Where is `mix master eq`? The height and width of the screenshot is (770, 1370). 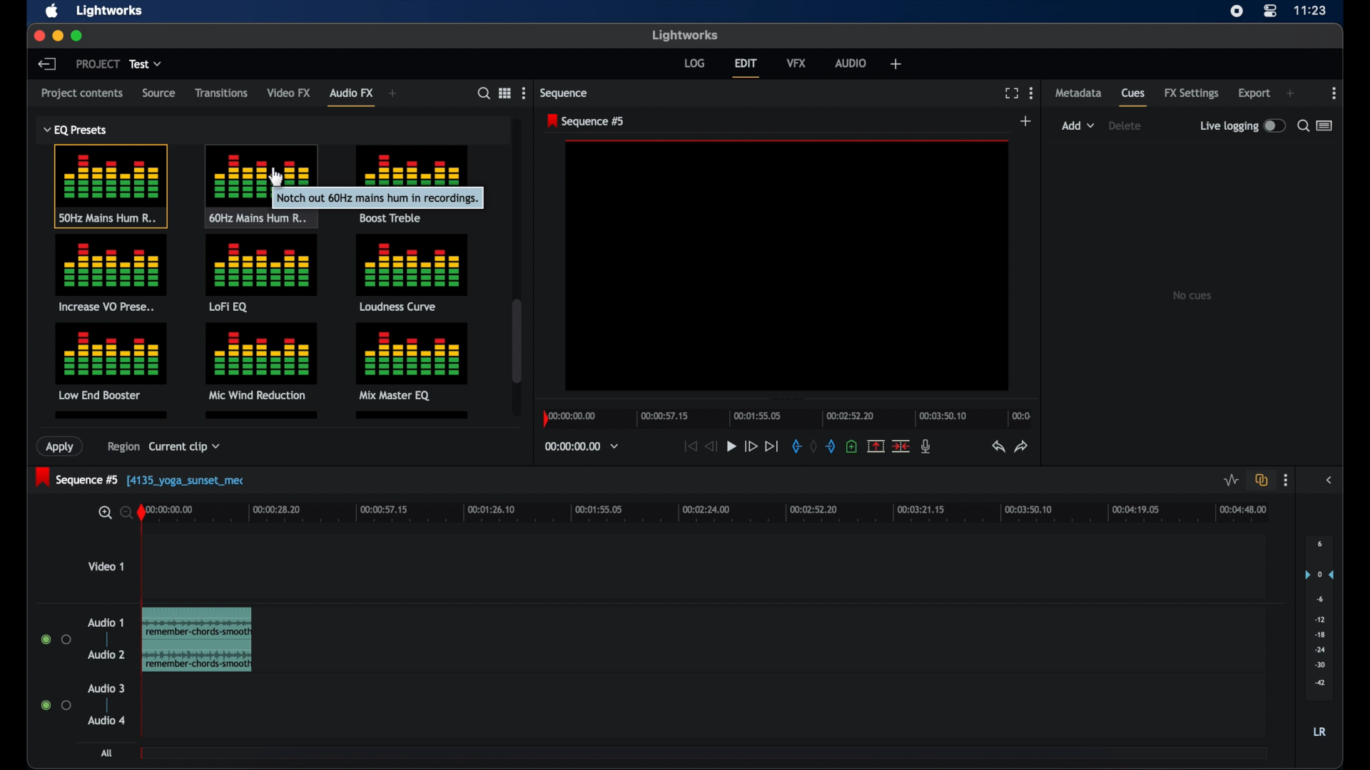 mix master eq is located at coordinates (410, 360).